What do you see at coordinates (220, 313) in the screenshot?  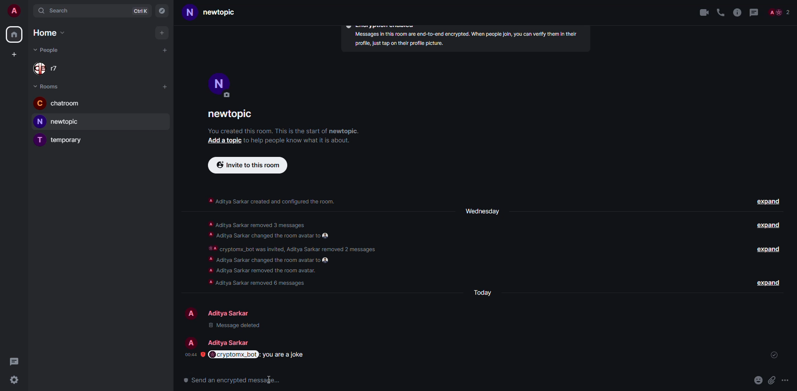 I see `Aditya Sarkar` at bounding box center [220, 313].